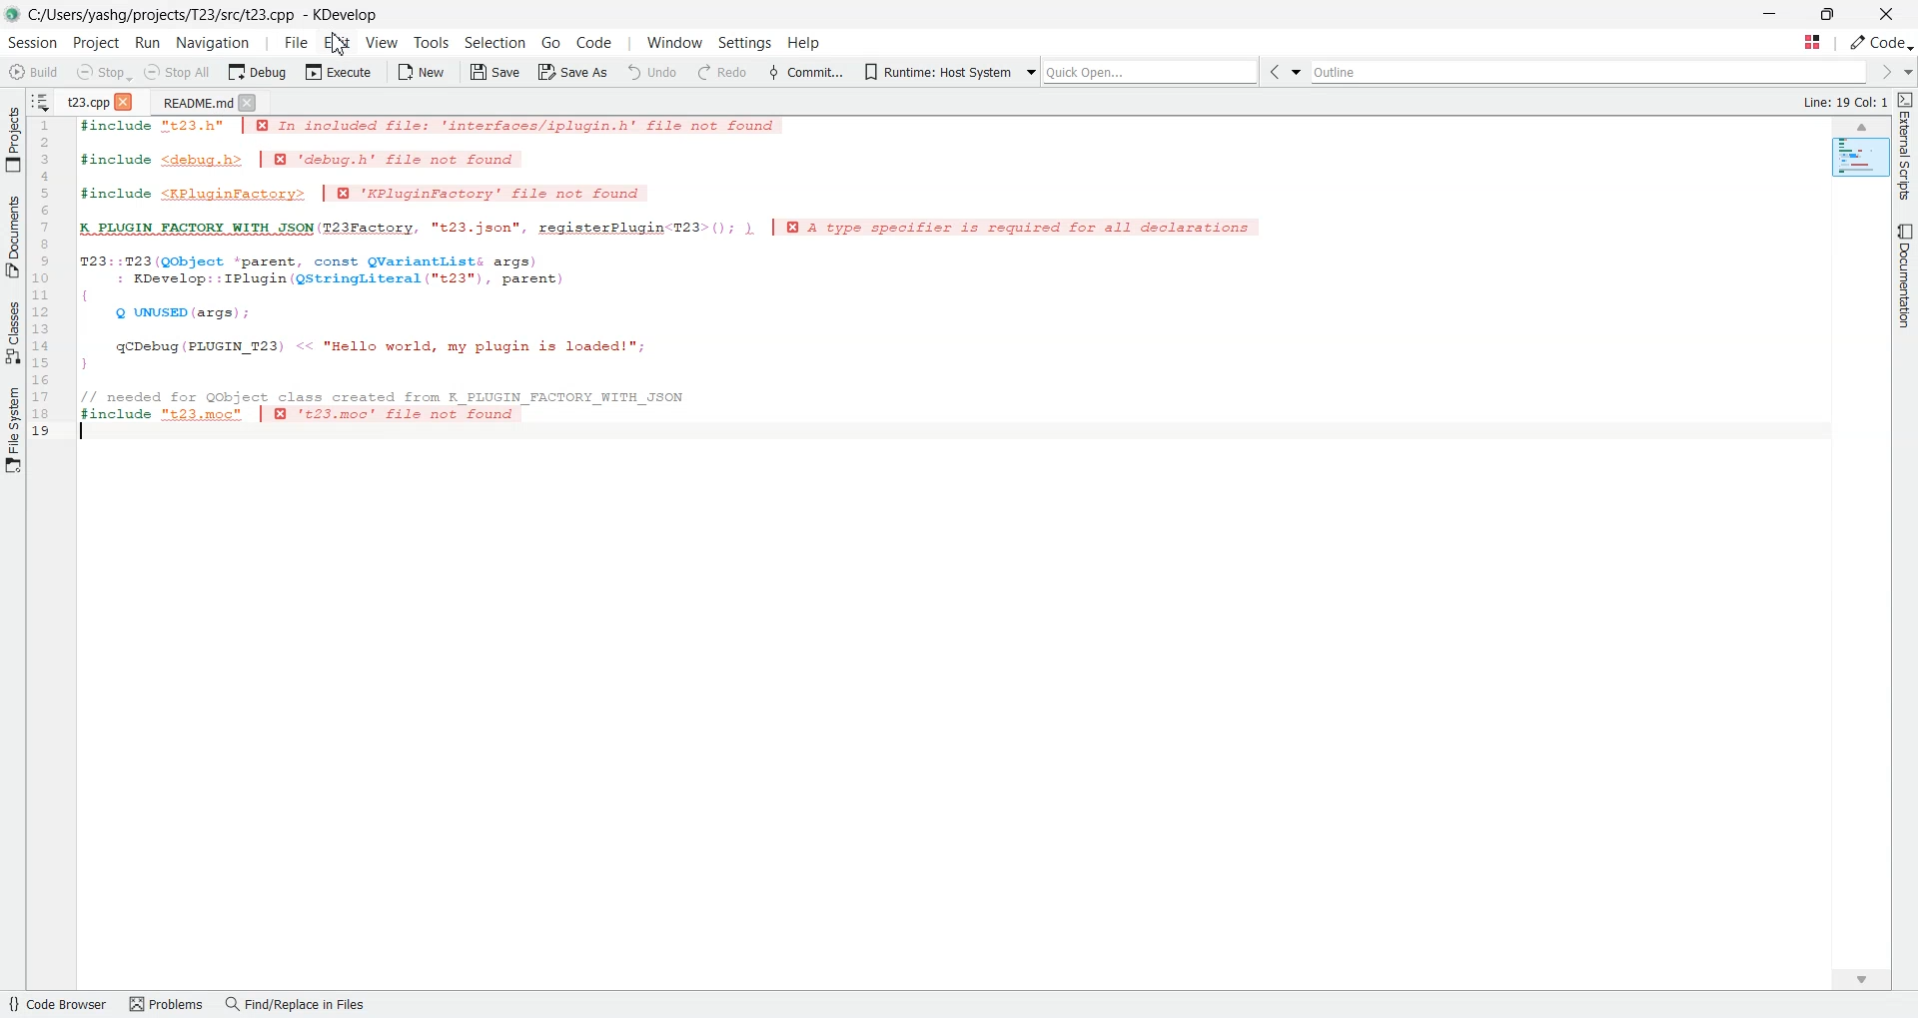  Describe the element at coordinates (14, 435) in the screenshot. I see `File system` at that location.